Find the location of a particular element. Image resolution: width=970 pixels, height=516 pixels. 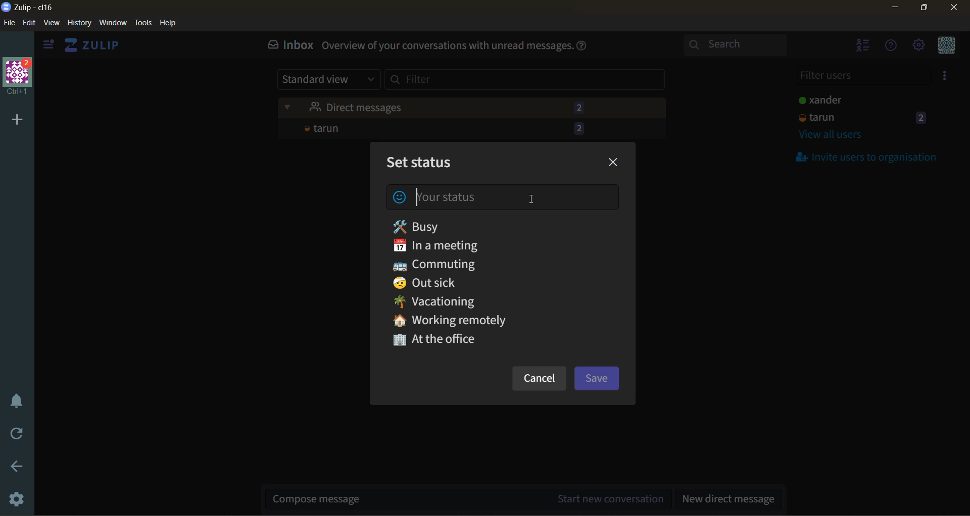

maximize is located at coordinates (924, 9).